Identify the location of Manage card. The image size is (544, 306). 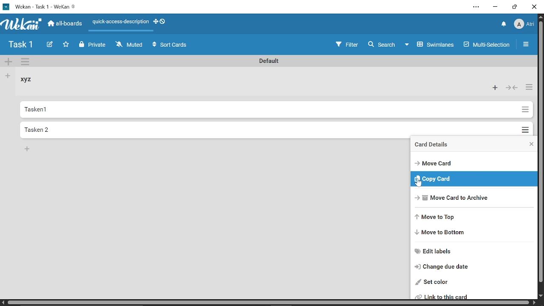
(524, 110).